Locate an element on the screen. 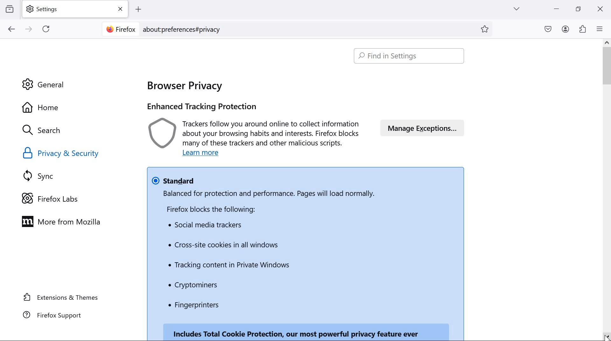 Image resolution: width=611 pixels, height=341 pixels.  standard is located at coordinates (206, 178).